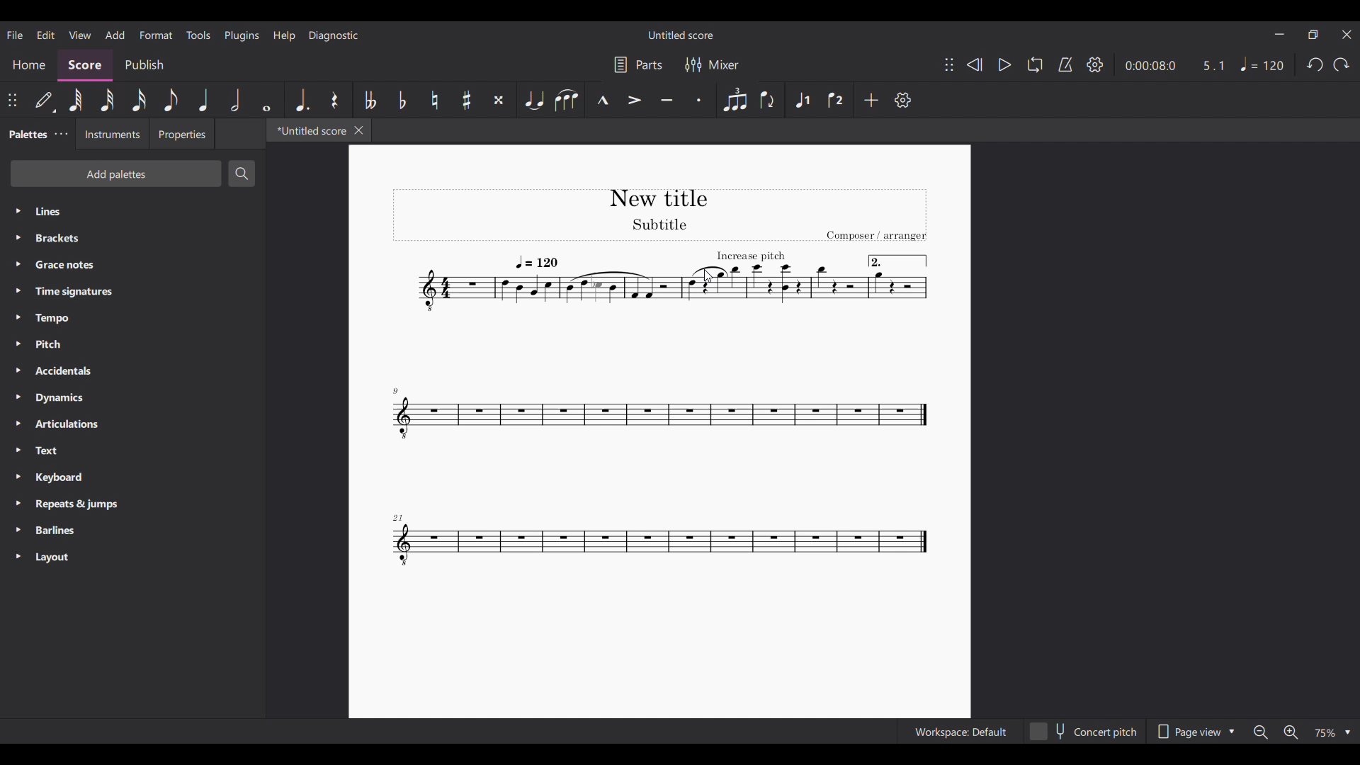 The width and height of the screenshot is (1360, 765). What do you see at coordinates (285, 36) in the screenshot?
I see `Help menu` at bounding box center [285, 36].